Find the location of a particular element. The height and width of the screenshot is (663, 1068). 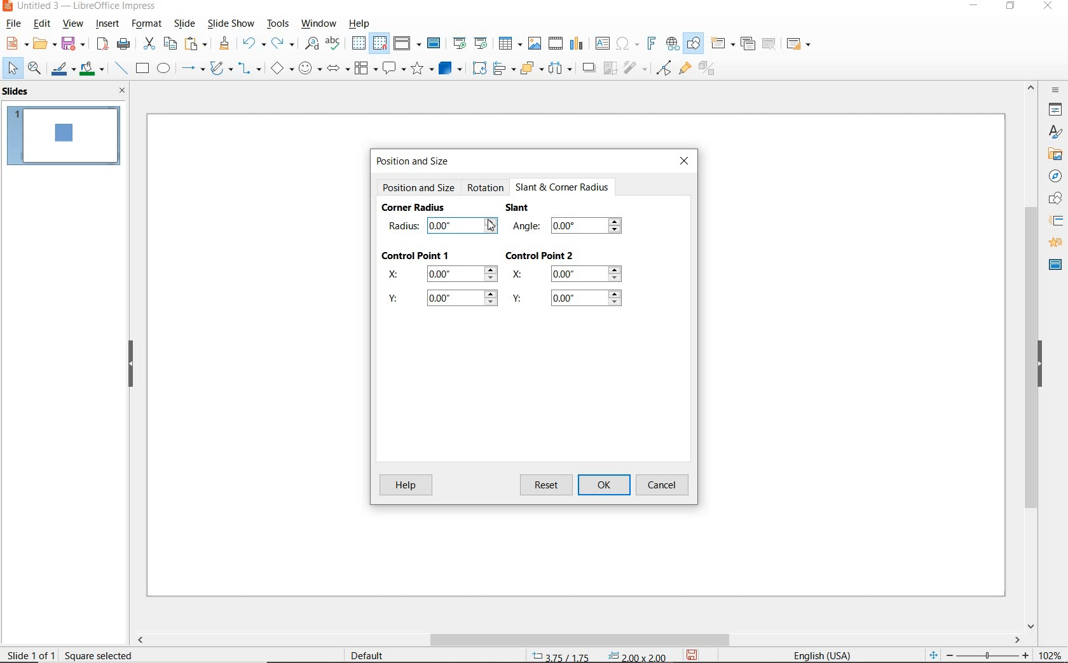

callout shapes is located at coordinates (395, 69).